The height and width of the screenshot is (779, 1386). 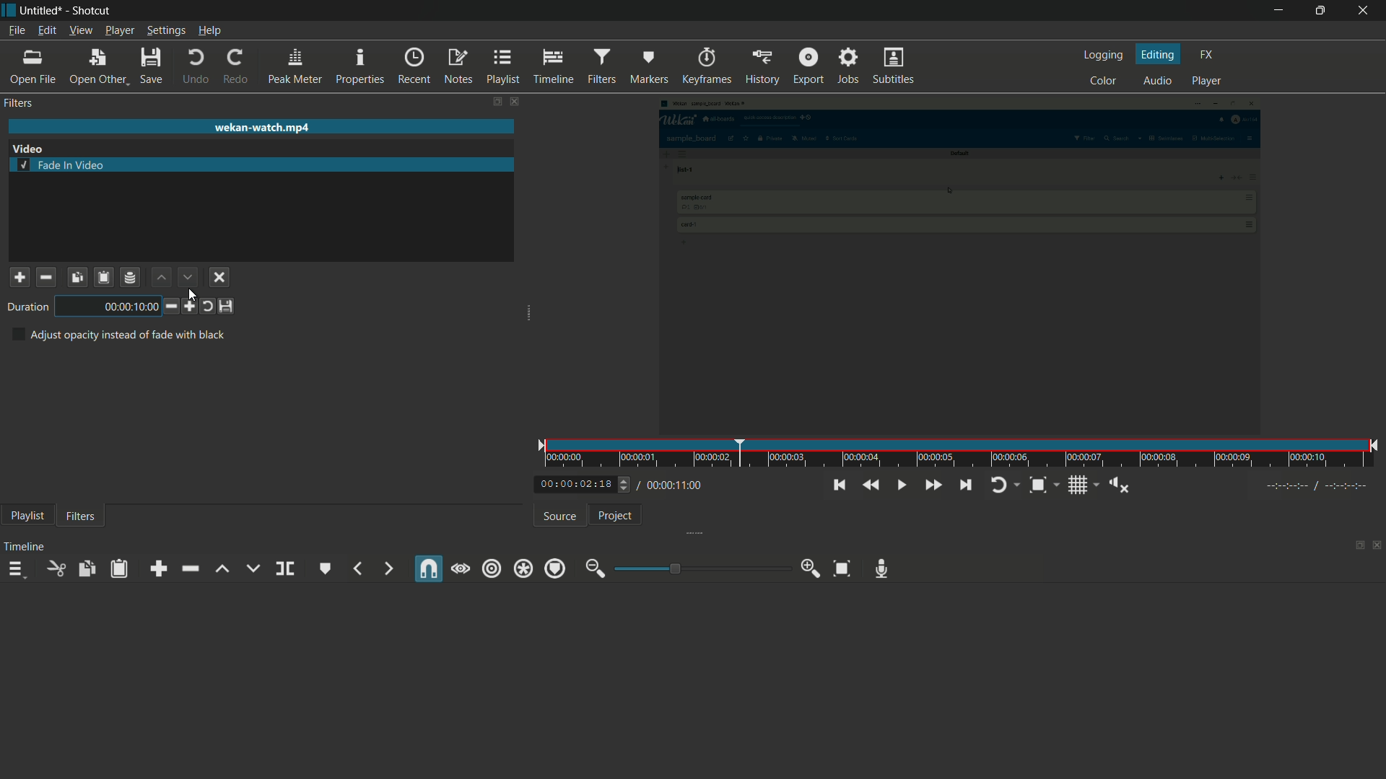 What do you see at coordinates (131, 277) in the screenshot?
I see `save filter set` at bounding box center [131, 277].